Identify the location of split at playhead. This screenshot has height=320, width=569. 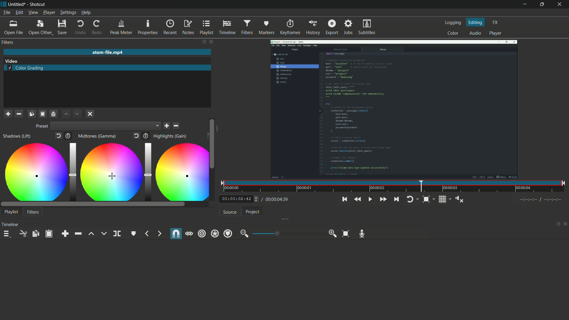
(117, 234).